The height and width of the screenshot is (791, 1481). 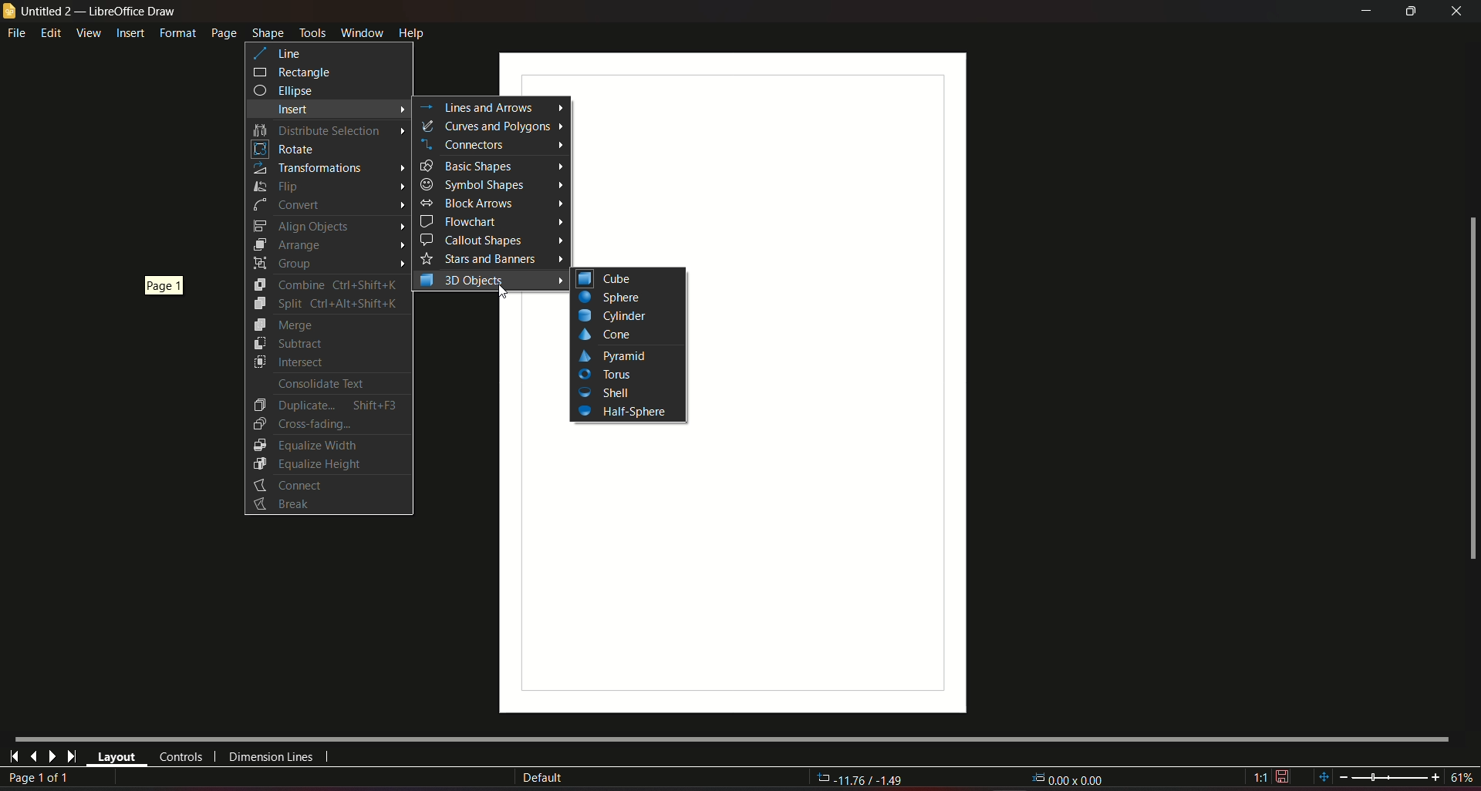 I want to click on Arrow, so click(x=558, y=202).